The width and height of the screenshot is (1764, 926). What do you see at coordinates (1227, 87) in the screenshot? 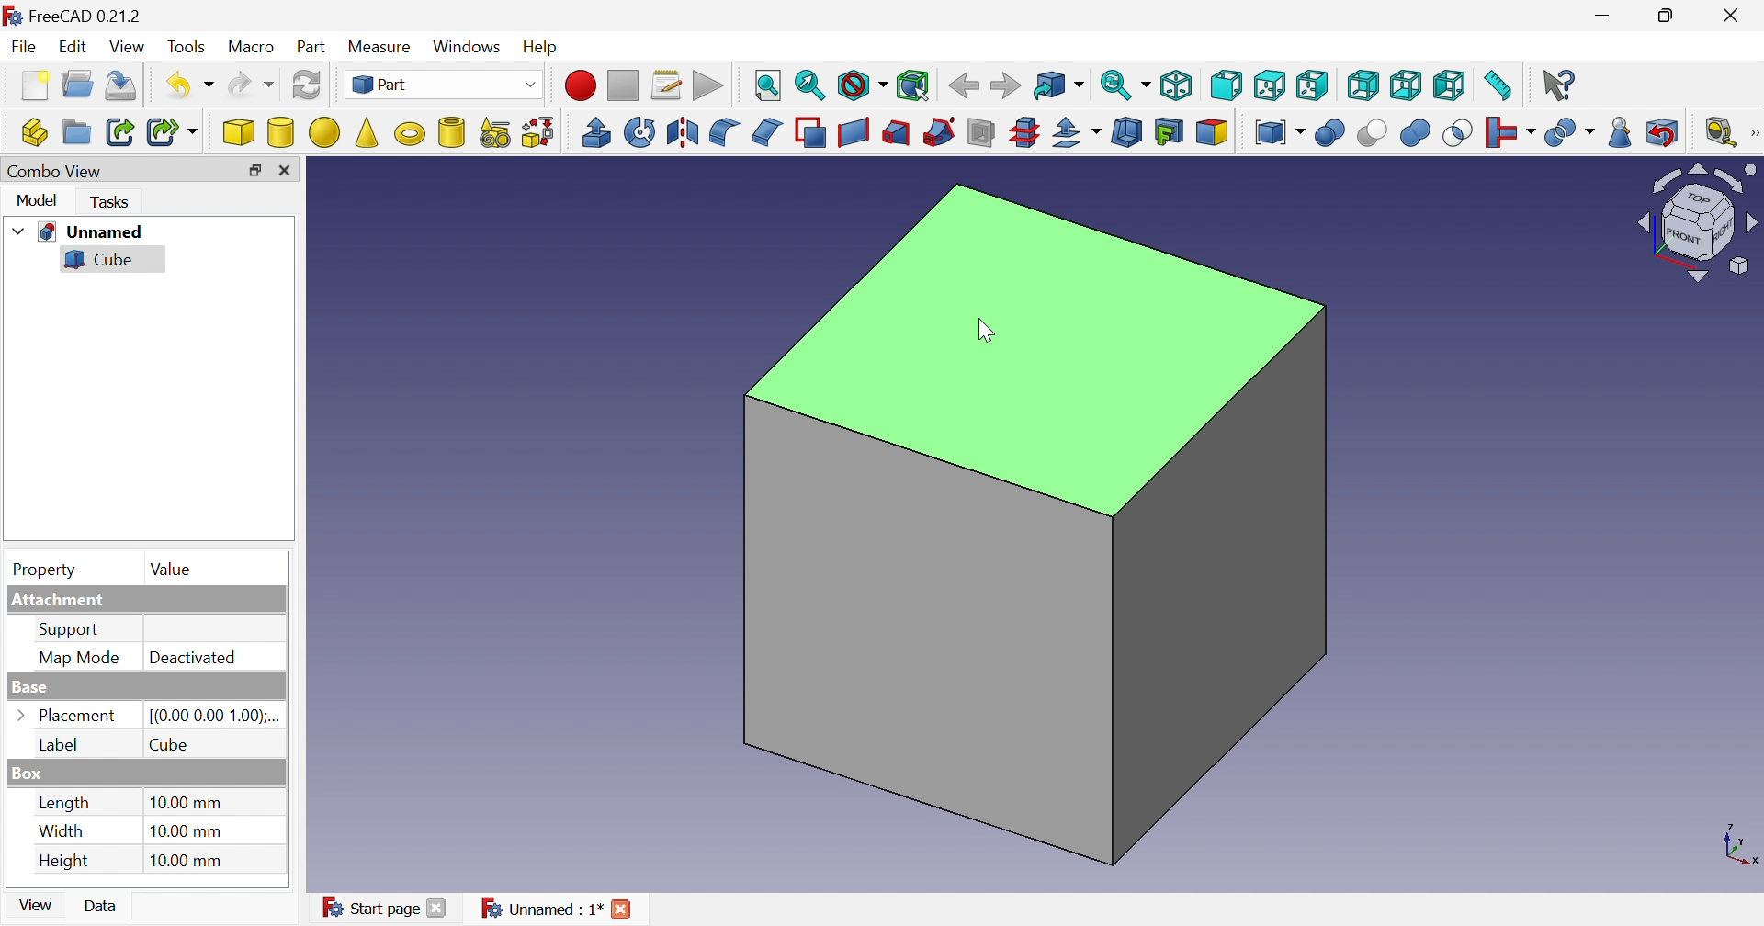
I see `Front` at bounding box center [1227, 87].